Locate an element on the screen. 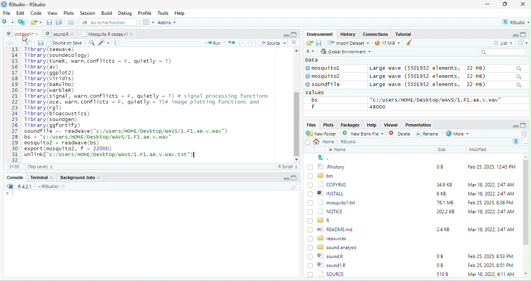  Debug is located at coordinates (125, 13).